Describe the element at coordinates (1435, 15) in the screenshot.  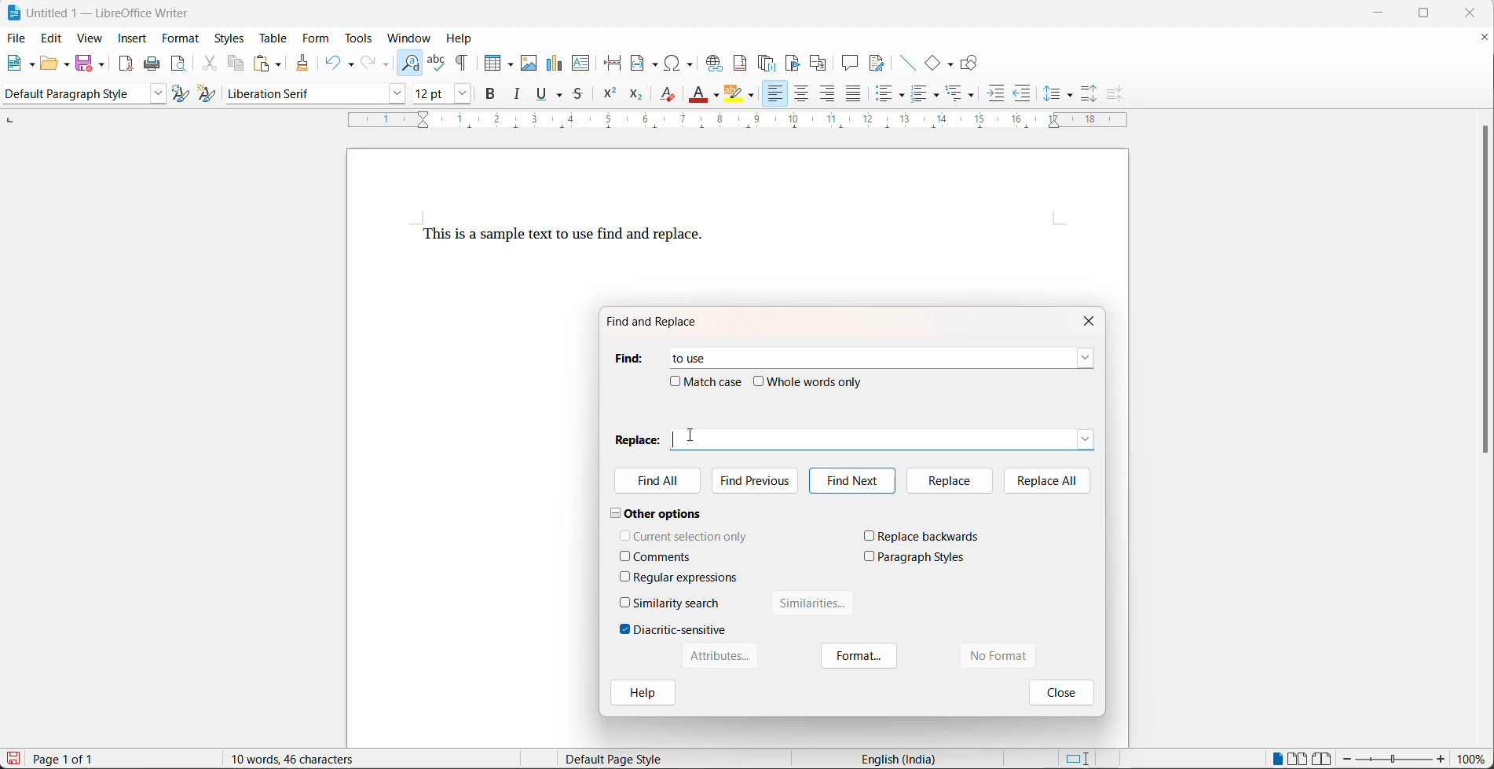
I see `maximize` at that location.